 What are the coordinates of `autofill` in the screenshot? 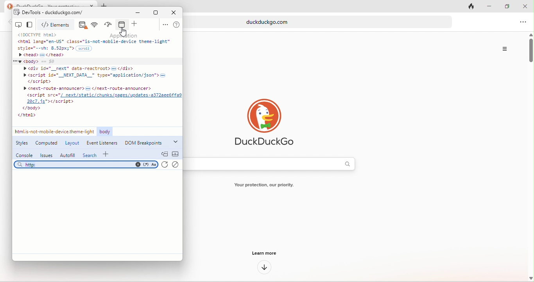 It's located at (66, 155).